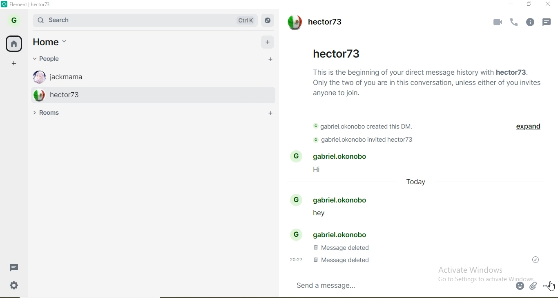 This screenshot has height=298, width=558. What do you see at coordinates (56, 42) in the screenshot?
I see `home` at bounding box center [56, 42].